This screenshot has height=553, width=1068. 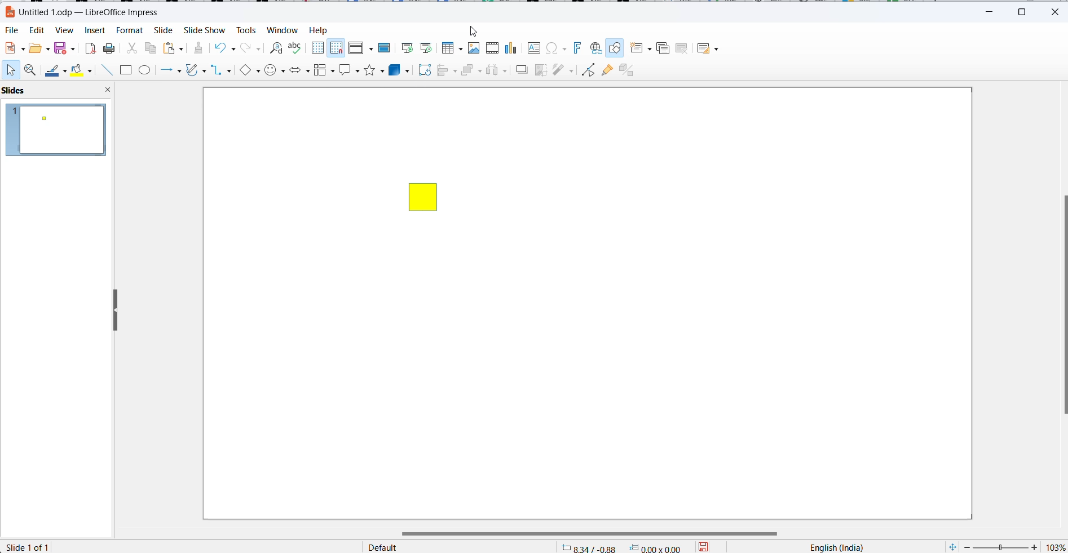 What do you see at coordinates (173, 48) in the screenshot?
I see `paste options` at bounding box center [173, 48].